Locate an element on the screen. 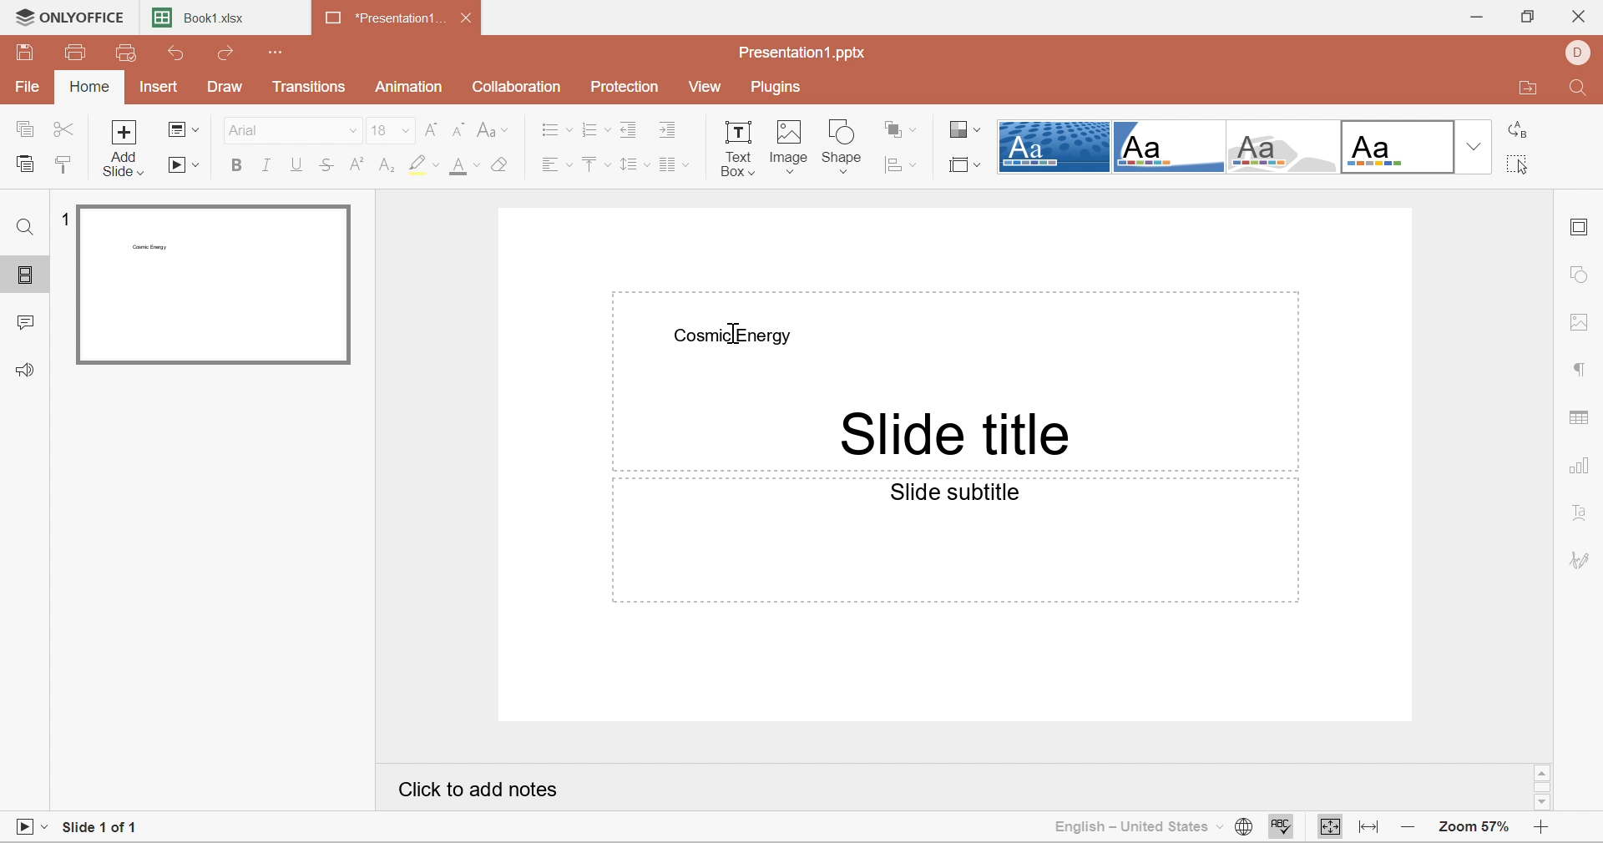 This screenshot has height=843, width=1603. Line spacing is located at coordinates (632, 165).